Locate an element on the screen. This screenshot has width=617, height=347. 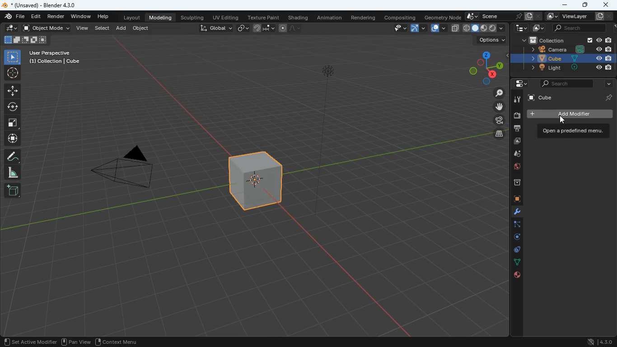
cube is located at coordinates (569, 97).